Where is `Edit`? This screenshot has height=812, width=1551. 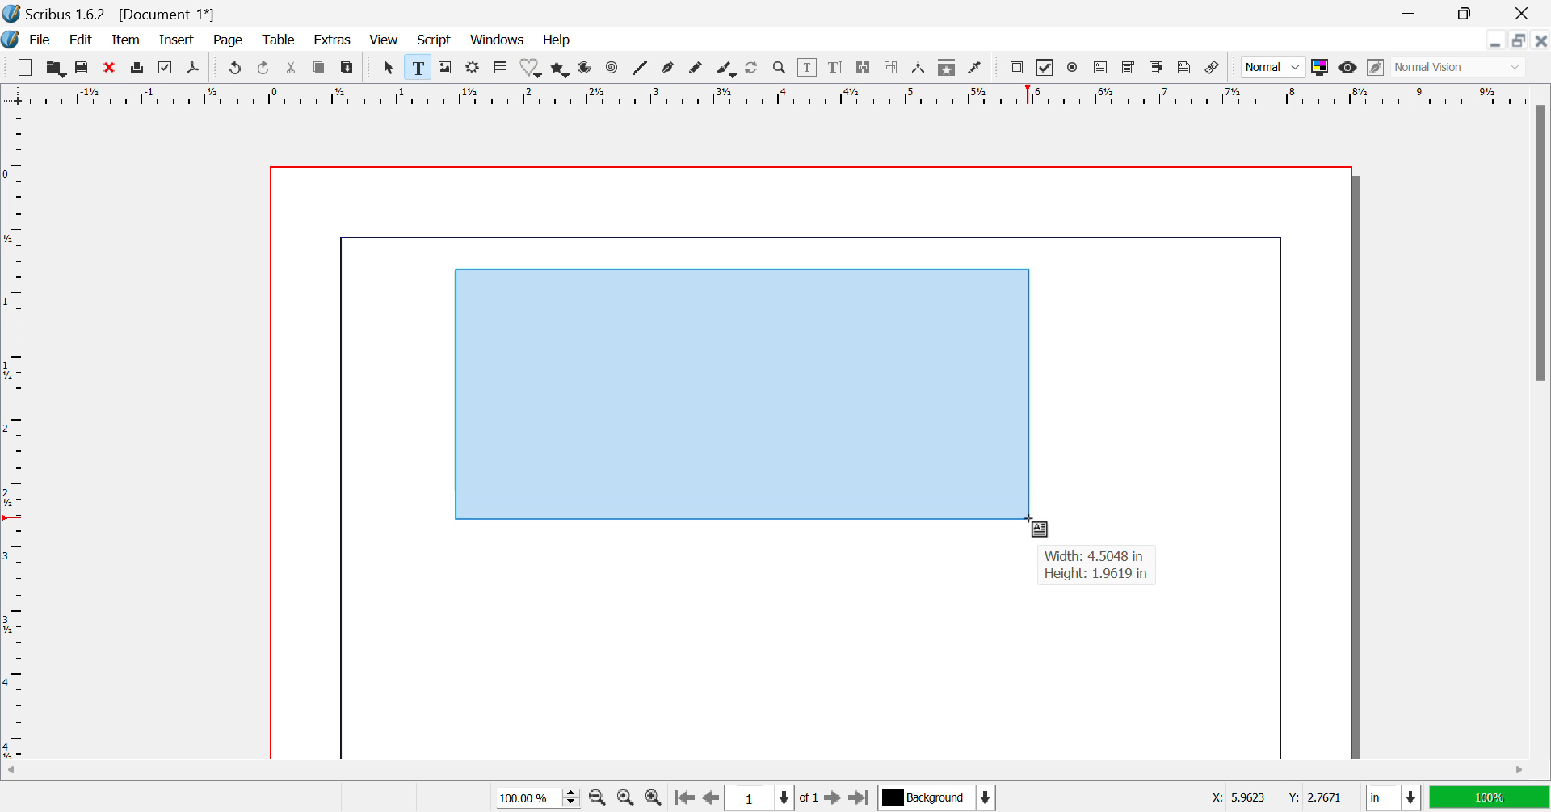
Edit is located at coordinates (83, 42).